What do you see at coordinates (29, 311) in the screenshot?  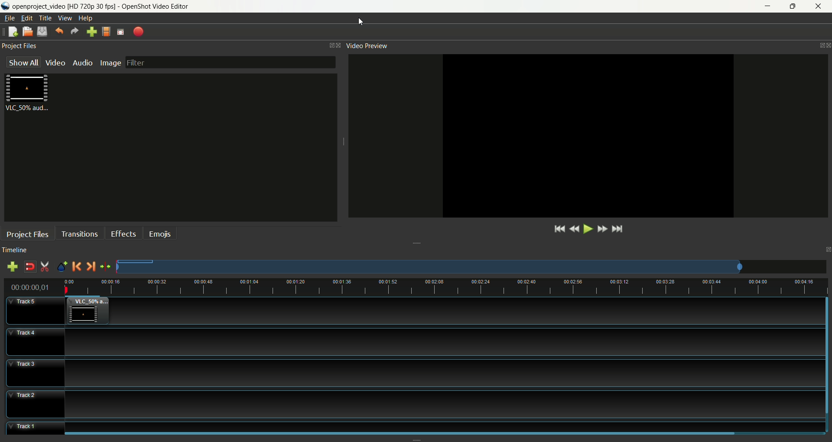 I see `track 5` at bounding box center [29, 311].